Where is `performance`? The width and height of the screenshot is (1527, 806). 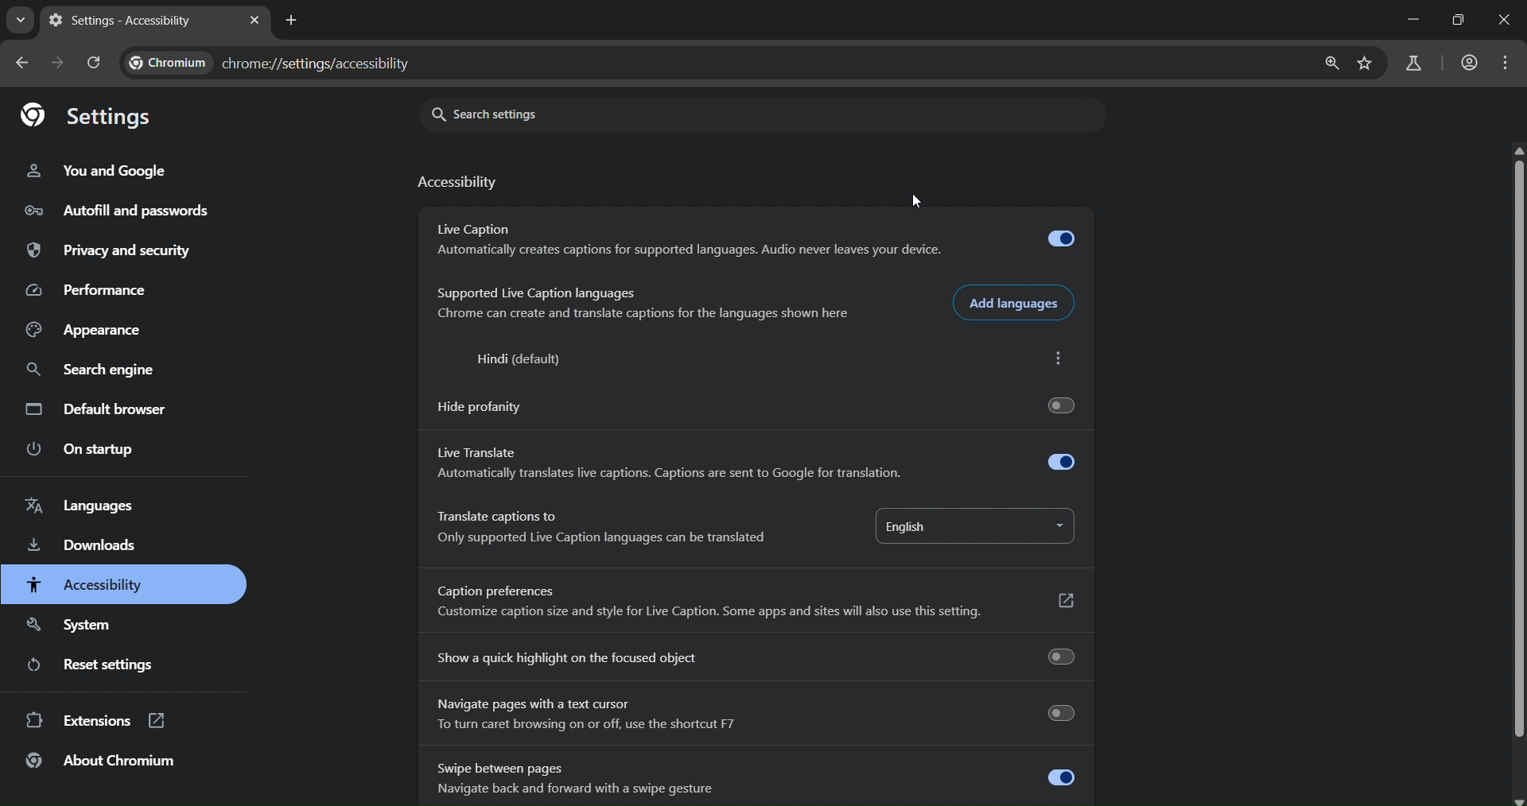
performance is located at coordinates (89, 289).